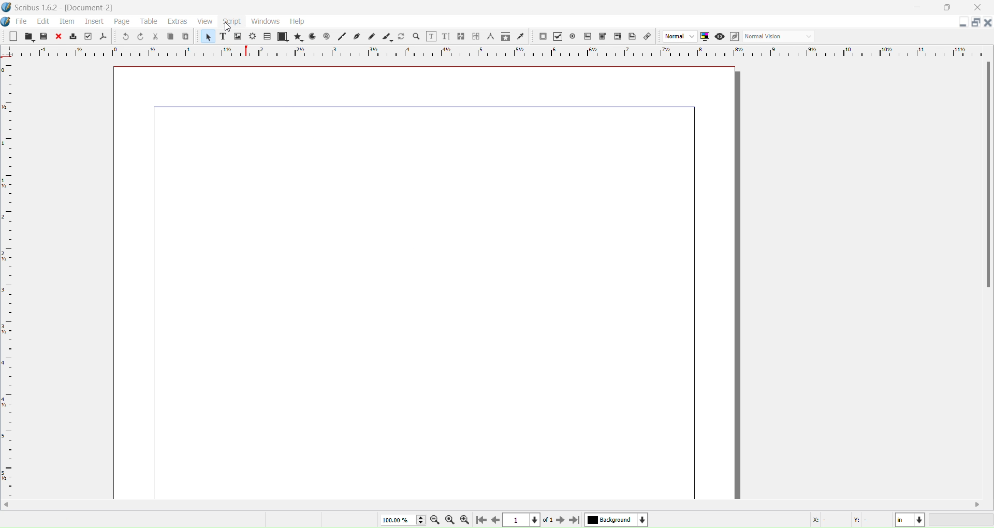 This screenshot has height=528, width=994. I want to click on Script, so click(231, 21).